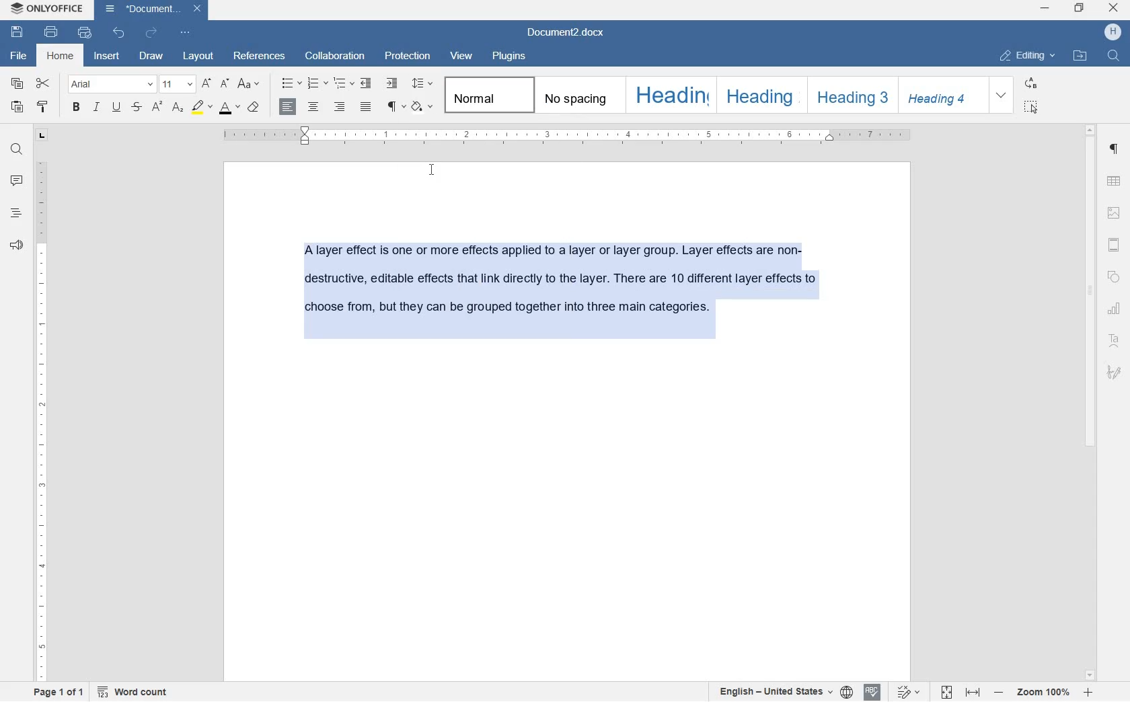 This screenshot has height=702, width=1130. Describe the element at coordinates (422, 84) in the screenshot. I see `paragraph line spacing` at that location.